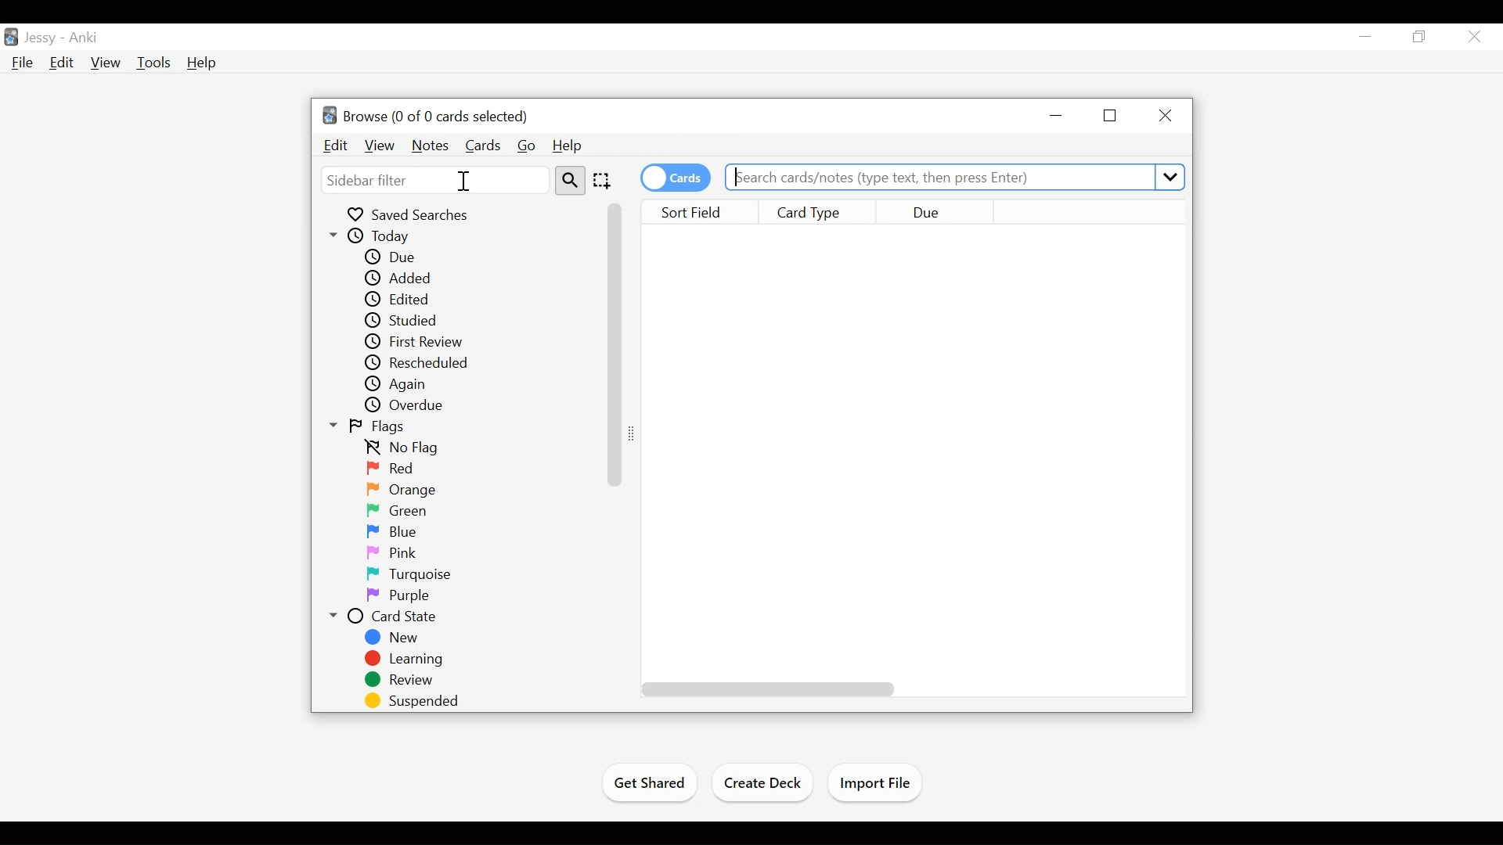 This screenshot has width=1503, height=845. I want to click on minimize, so click(1366, 36).